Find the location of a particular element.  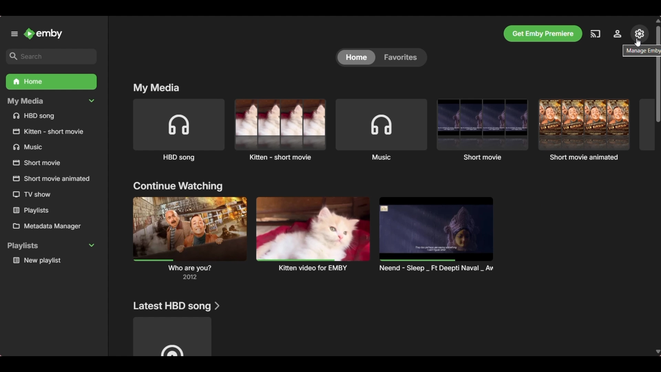

Short movie animated is located at coordinates (584, 130).